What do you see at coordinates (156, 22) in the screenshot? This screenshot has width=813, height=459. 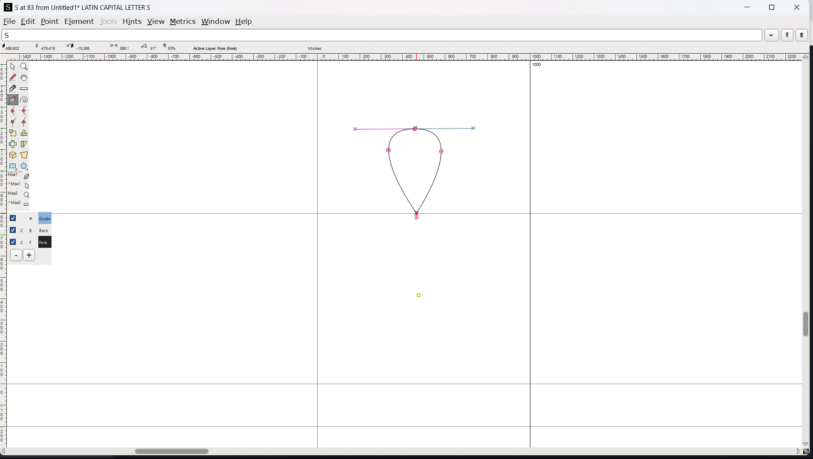 I see `view` at bounding box center [156, 22].